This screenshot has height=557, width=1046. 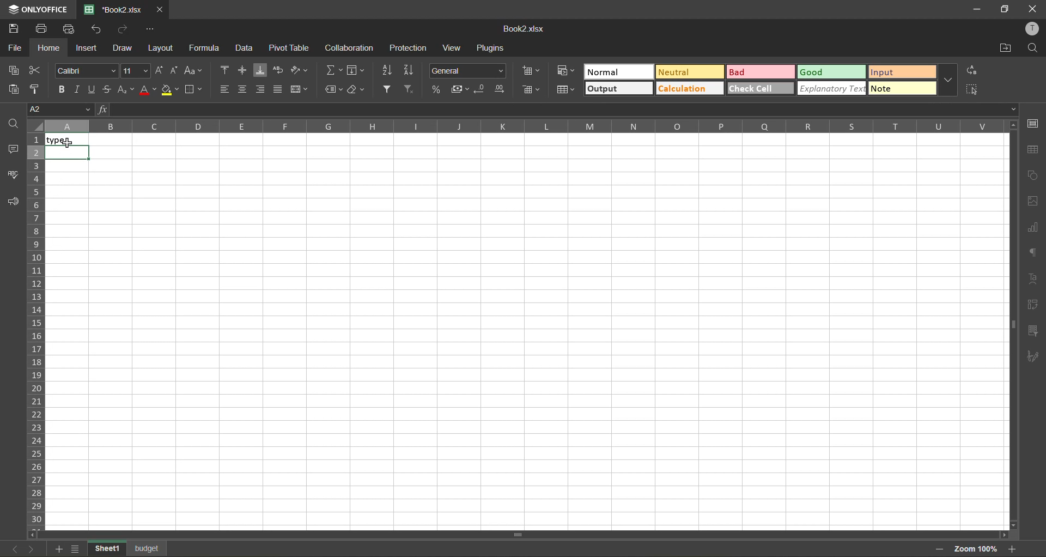 I want to click on spellcheck, so click(x=12, y=175).